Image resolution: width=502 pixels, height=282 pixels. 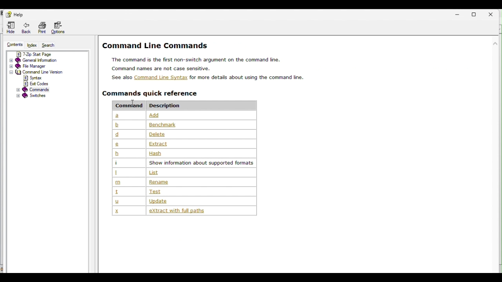 What do you see at coordinates (164, 125) in the screenshot?
I see `description` at bounding box center [164, 125].